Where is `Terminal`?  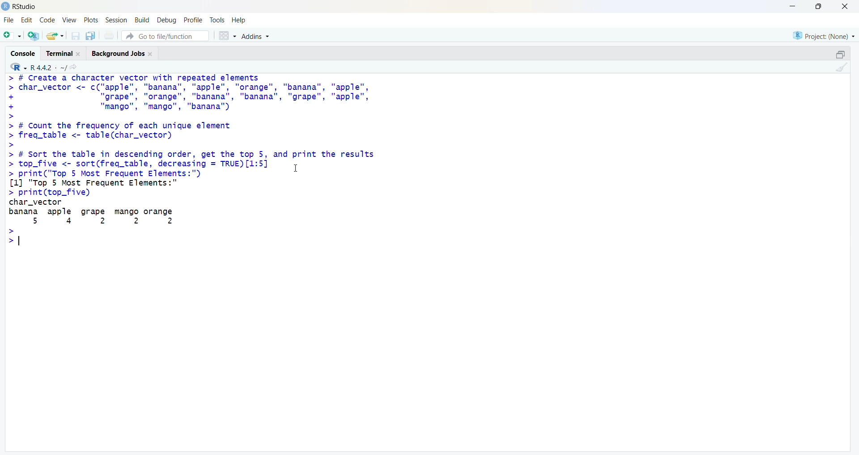 Terminal is located at coordinates (64, 53).